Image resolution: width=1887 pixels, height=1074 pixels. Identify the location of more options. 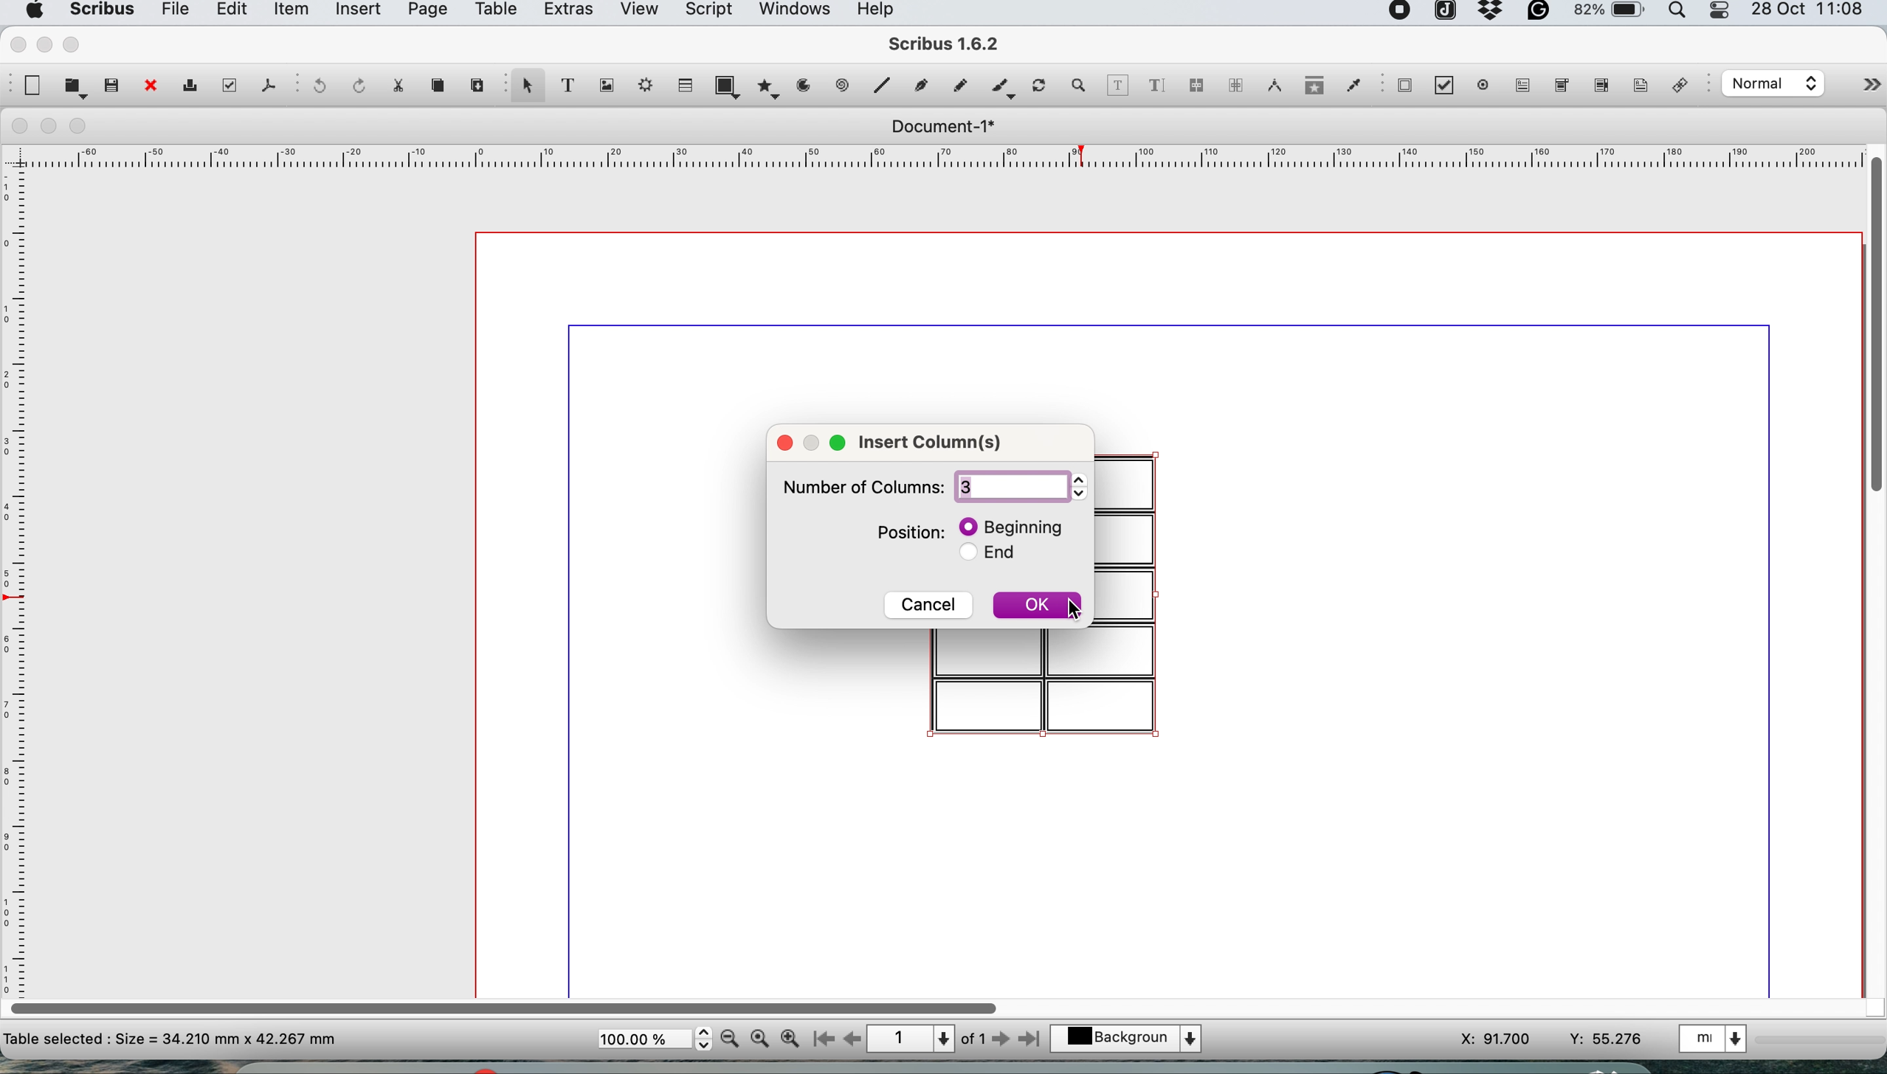
(1856, 88).